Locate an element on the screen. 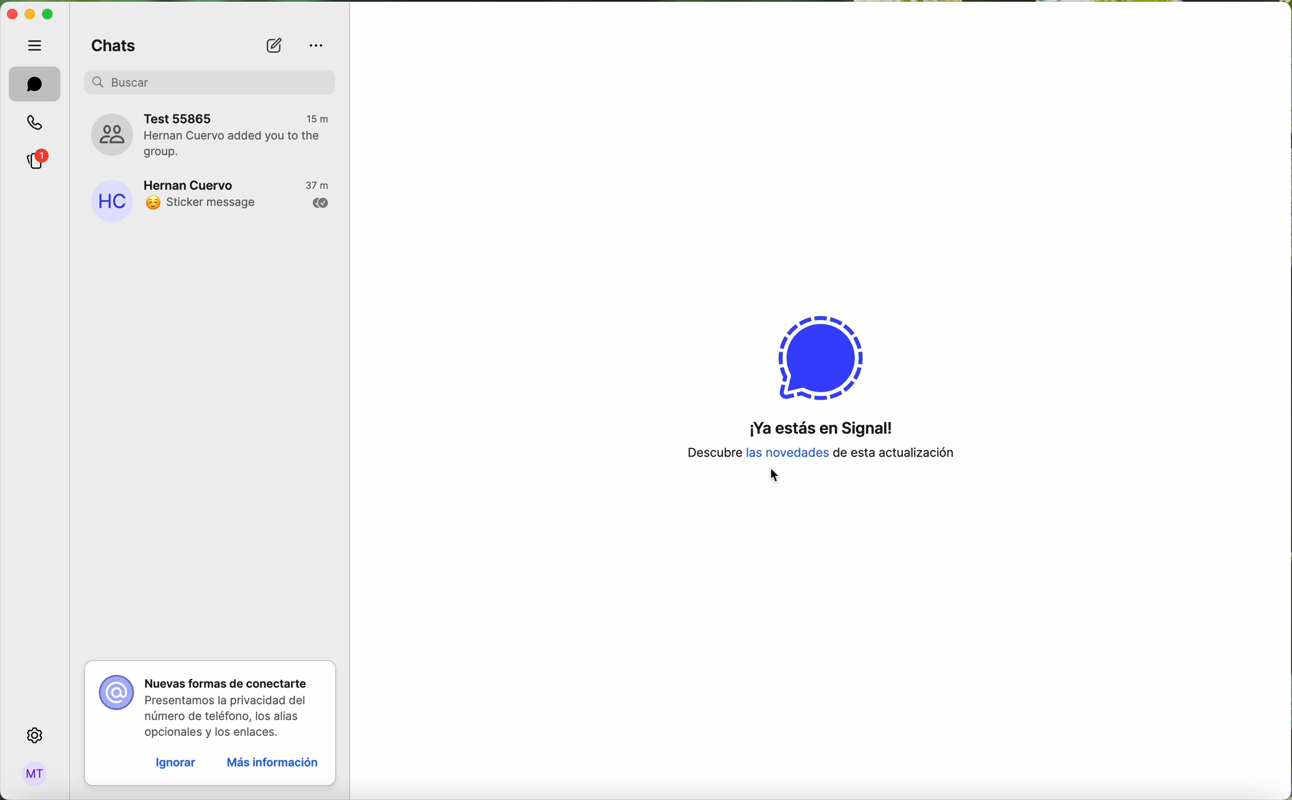 This screenshot has width=1292, height=800. chats is located at coordinates (111, 42).